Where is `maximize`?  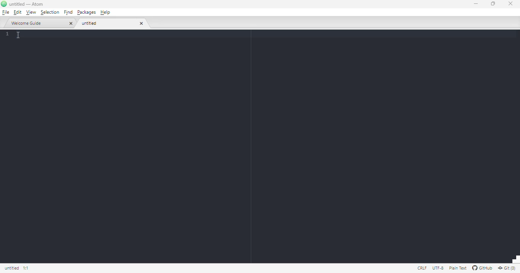
maximize is located at coordinates (493, 3).